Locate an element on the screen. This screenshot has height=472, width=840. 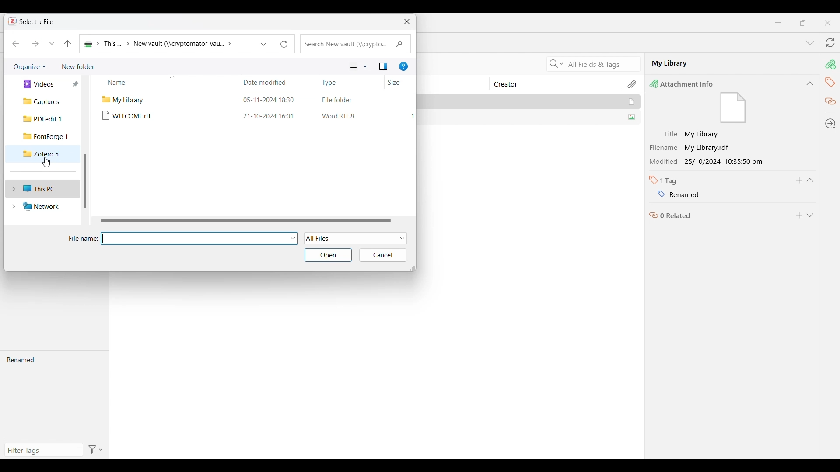
Filename My Library.rdf is located at coordinates (694, 146).